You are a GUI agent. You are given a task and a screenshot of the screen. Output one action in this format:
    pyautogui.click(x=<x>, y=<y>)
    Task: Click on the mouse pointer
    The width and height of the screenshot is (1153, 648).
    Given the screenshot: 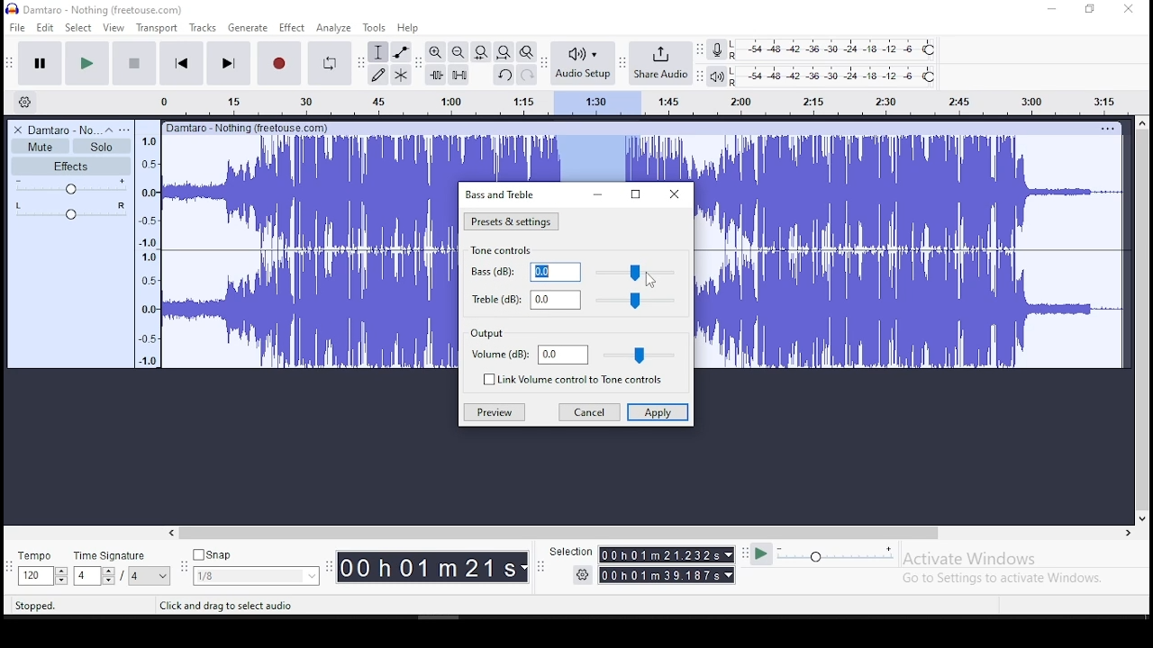 What is the action you would take?
    pyautogui.click(x=649, y=280)
    